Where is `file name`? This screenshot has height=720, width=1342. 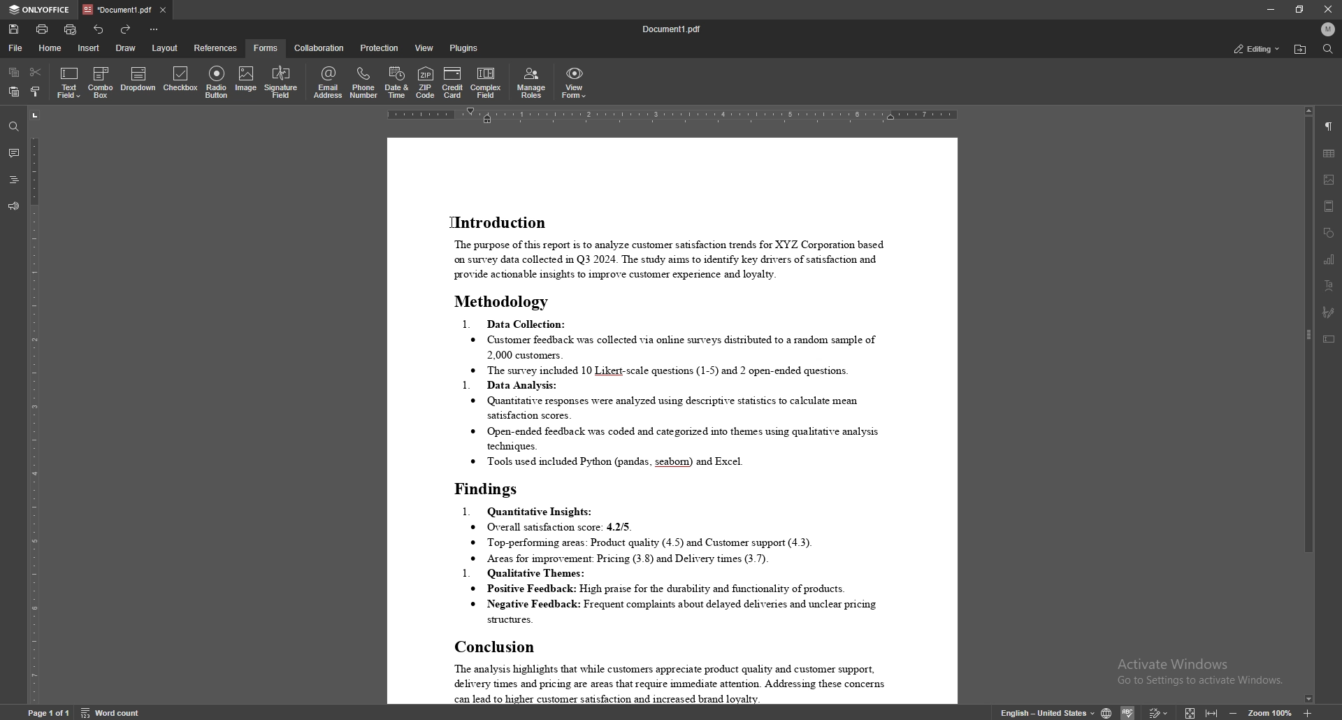 file name is located at coordinates (673, 29).